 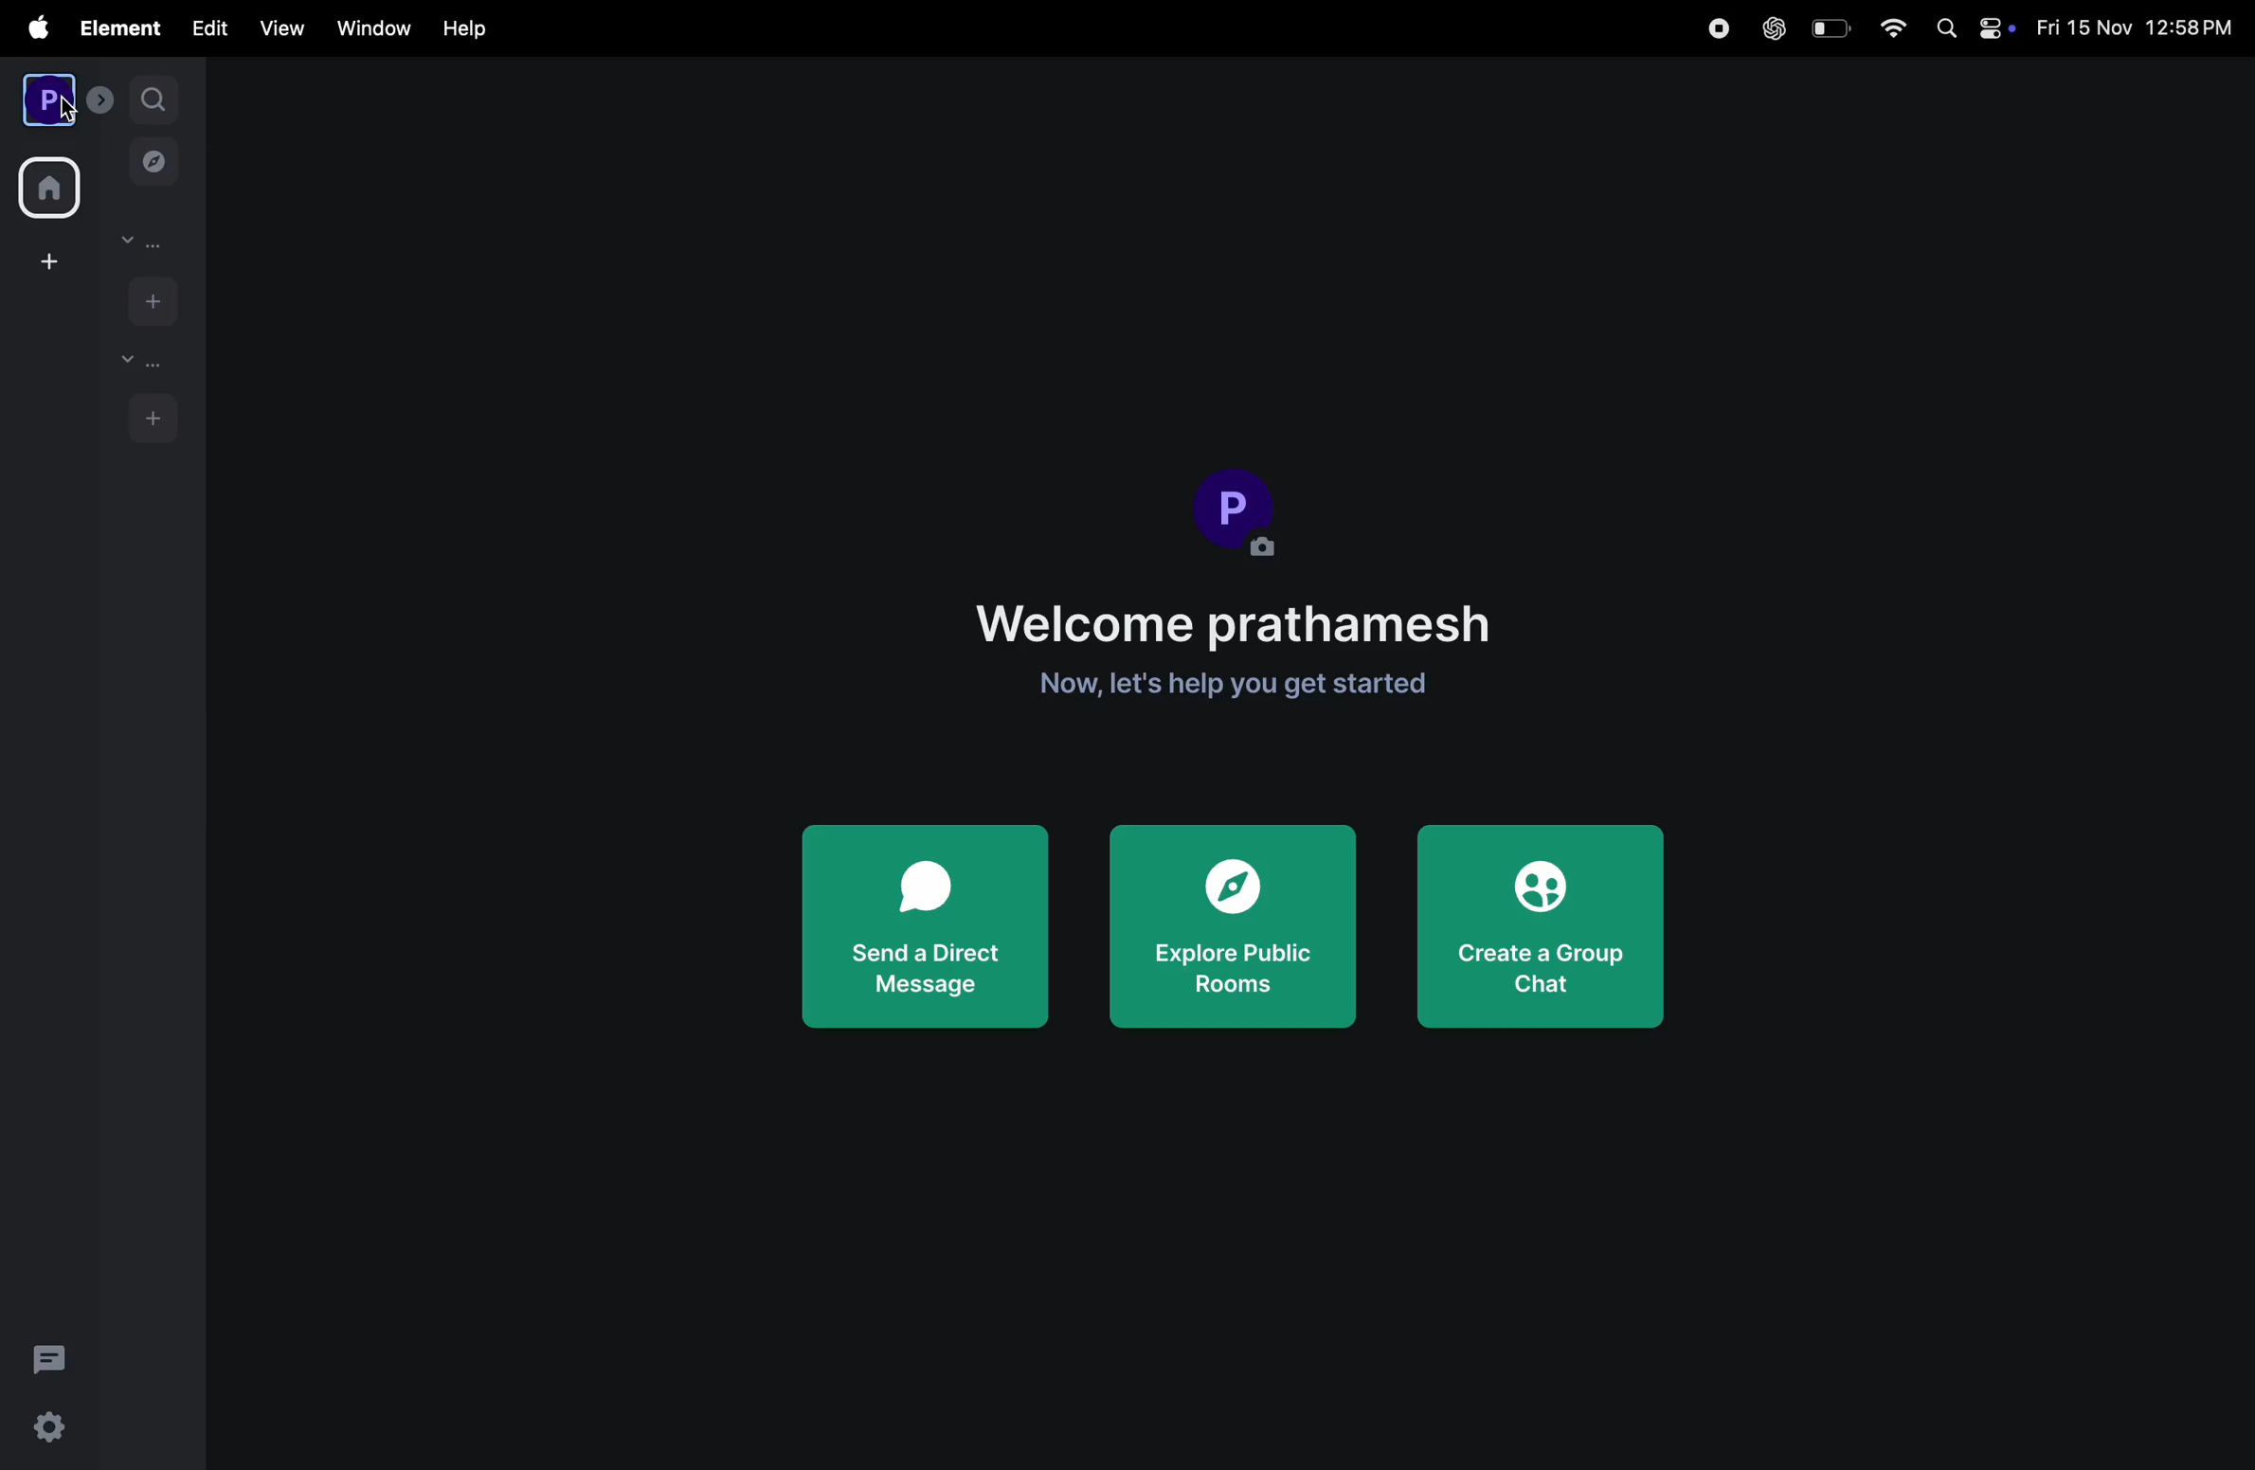 What do you see at coordinates (123, 28) in the screenshot?
I see `element` at bounding box center [123, 28].